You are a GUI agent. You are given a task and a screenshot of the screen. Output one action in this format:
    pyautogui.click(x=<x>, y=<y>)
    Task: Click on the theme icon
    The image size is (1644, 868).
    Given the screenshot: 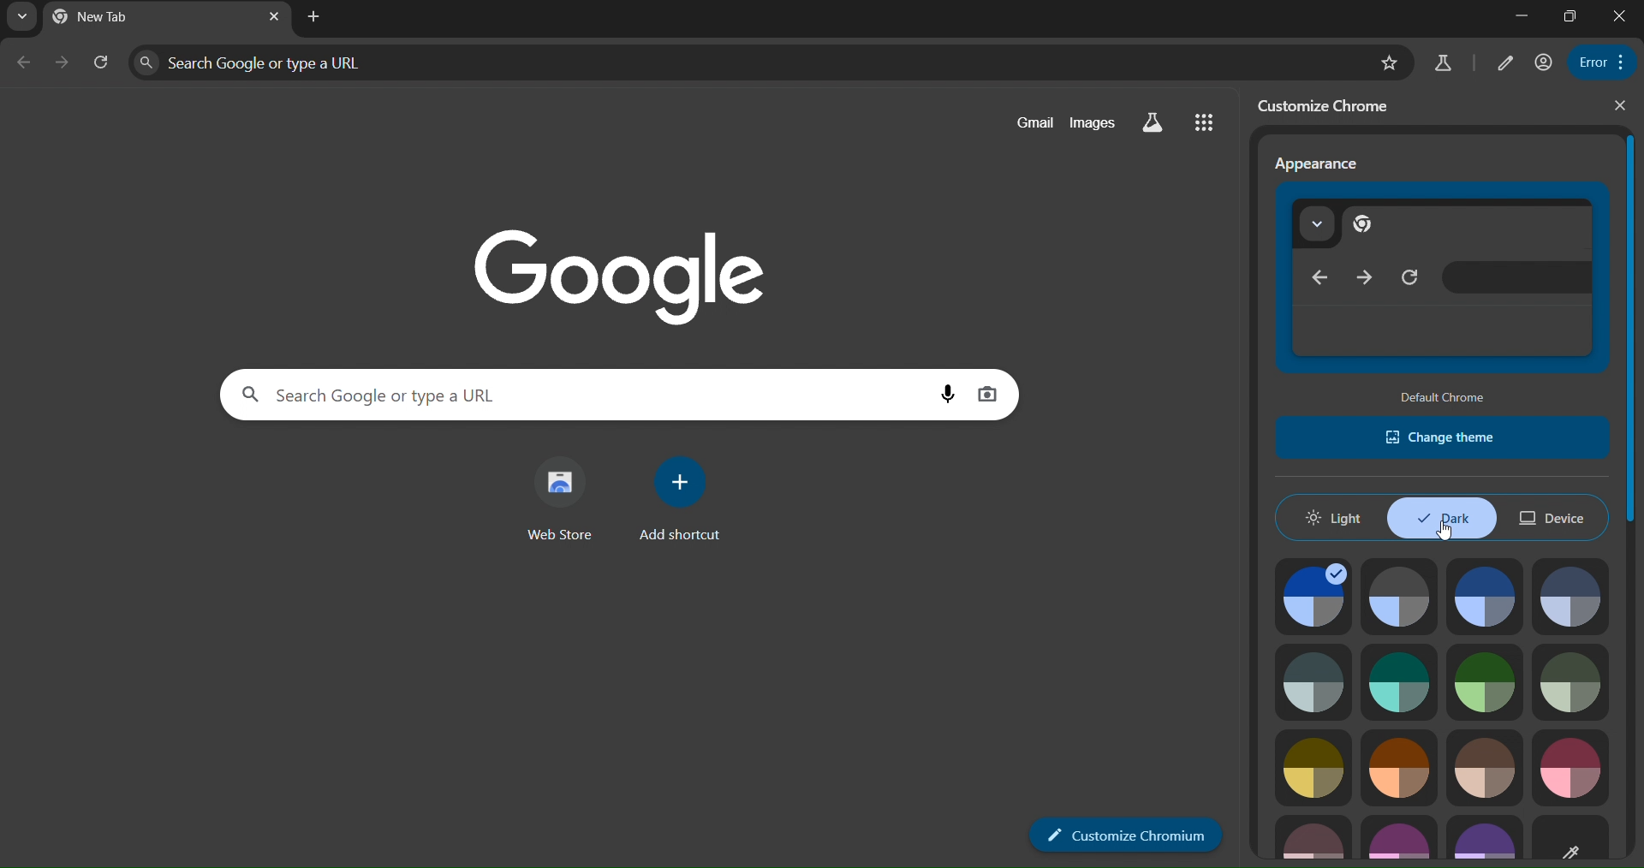 What is the action you would take?
    pyautogui.click(x=1314, y=764)
    